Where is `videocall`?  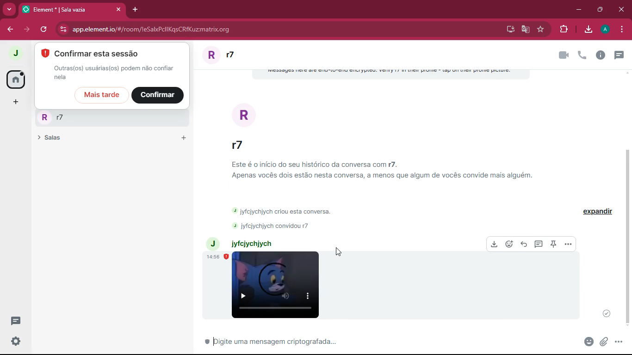 videocall is located at coordinates (528, 55).